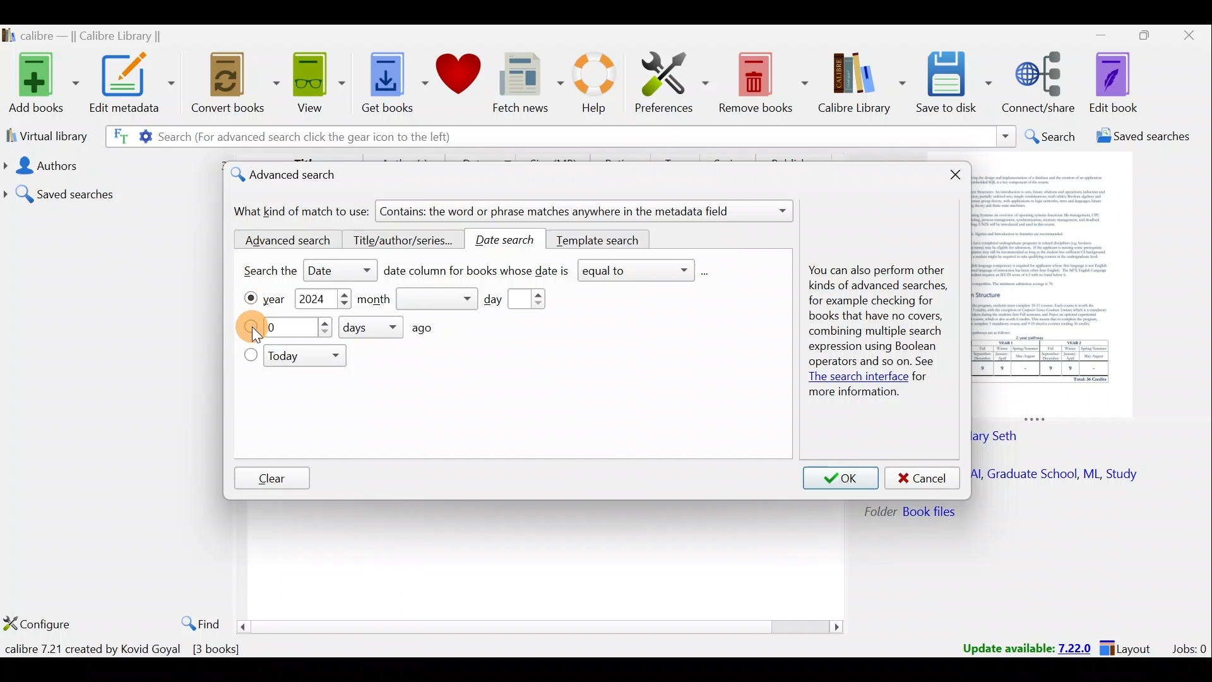  What do you see at coordinates (236, 87) in the screenshot?
I see `Convert books` at bounding box center [236, 87].